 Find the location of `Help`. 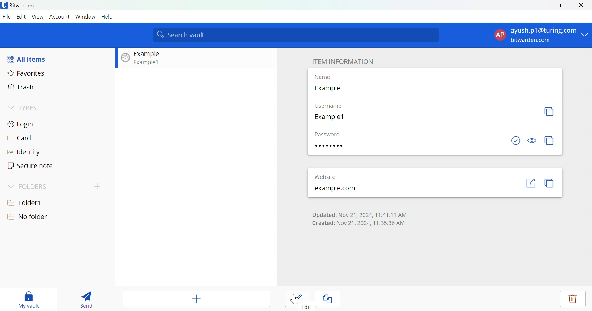

Help is located at coordinates (108, 16).